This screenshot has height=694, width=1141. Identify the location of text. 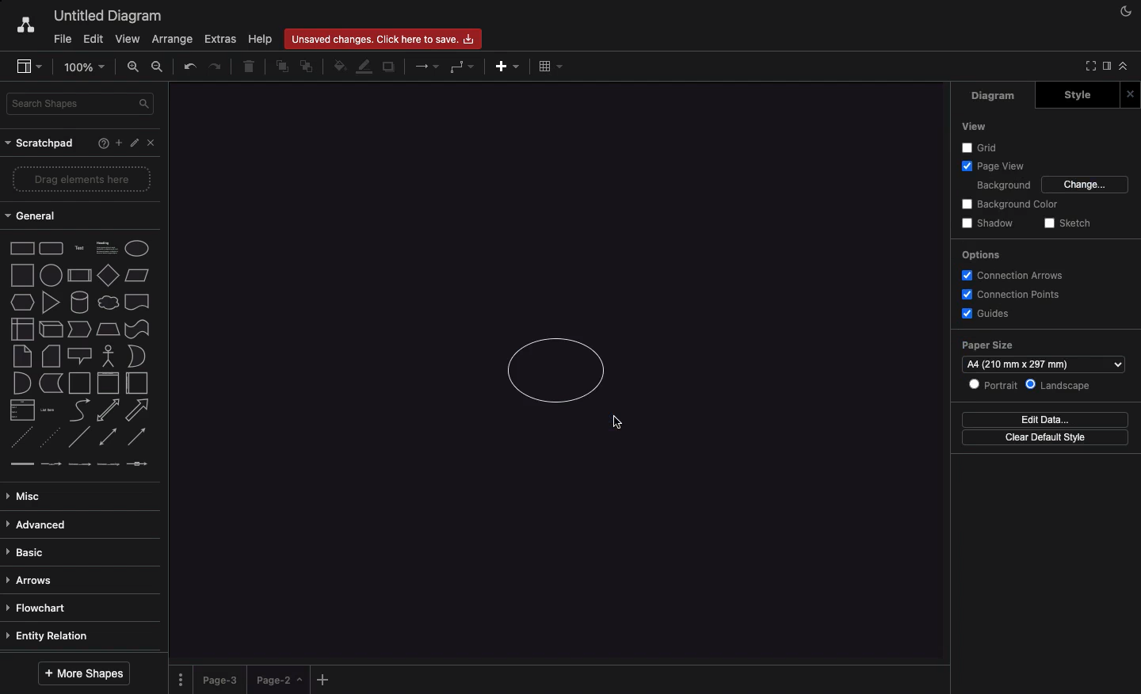
(80, 249).